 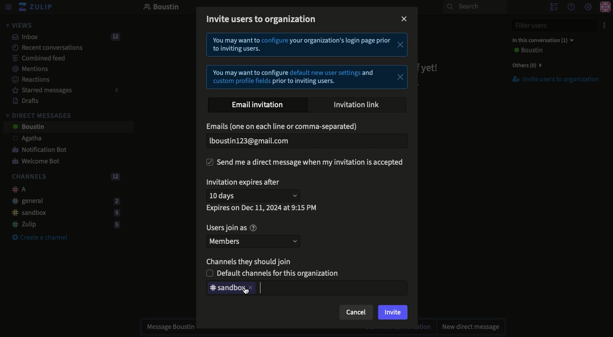 What do you see at coordinates (231, 228) in the screenshot?
I see `Users join as` at bounding box center [231, 228].